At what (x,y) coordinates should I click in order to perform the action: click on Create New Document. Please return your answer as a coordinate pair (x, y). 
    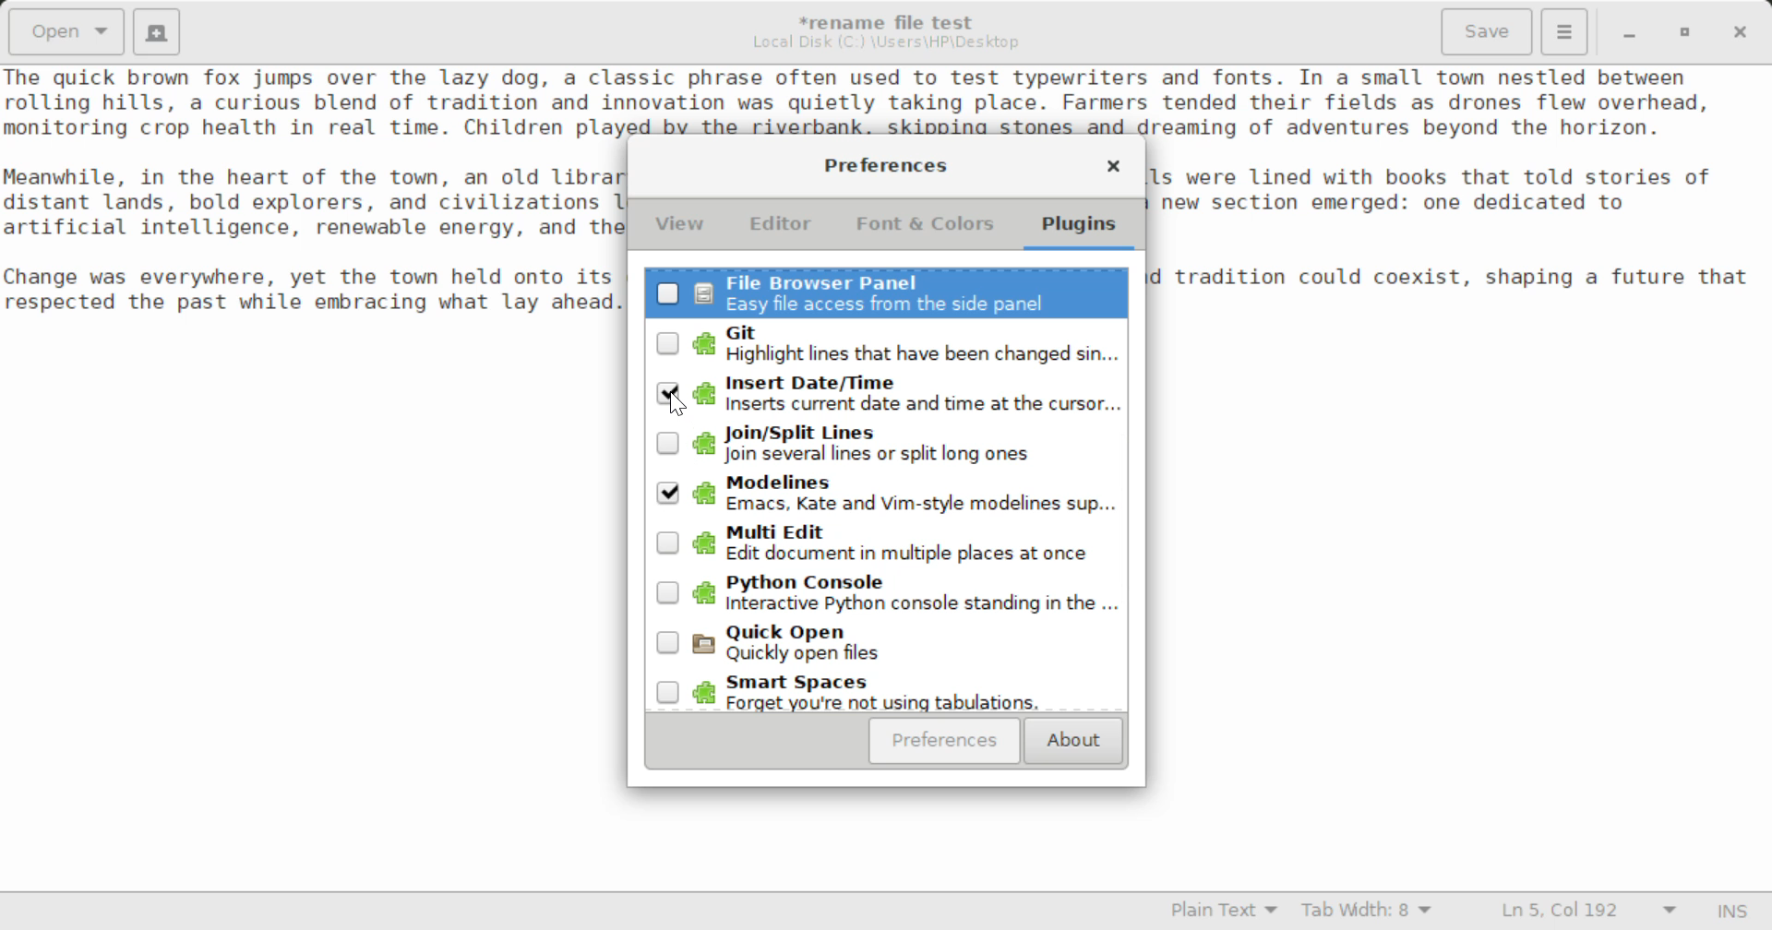
    Looking at the image, I should click on (155, 30).